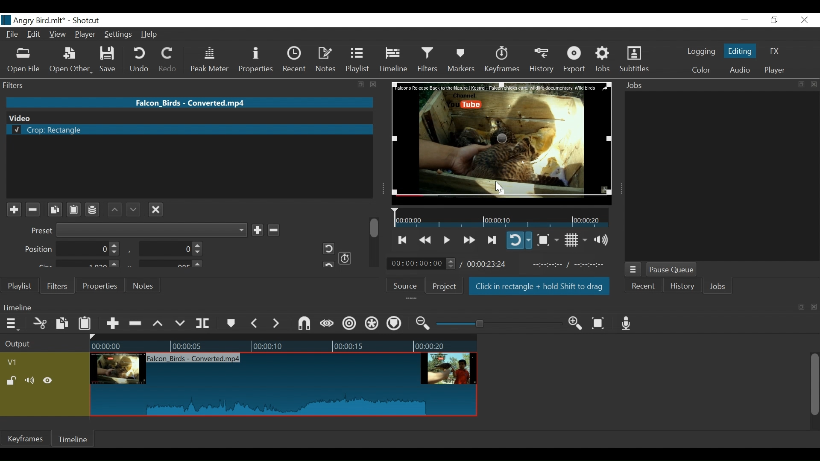 The image size is (820, 461). I want to click on Editing, so click(741, 50).